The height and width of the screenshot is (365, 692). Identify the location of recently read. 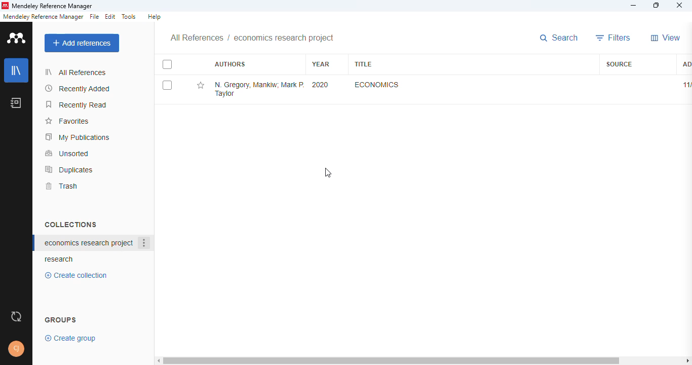
(77, 104).